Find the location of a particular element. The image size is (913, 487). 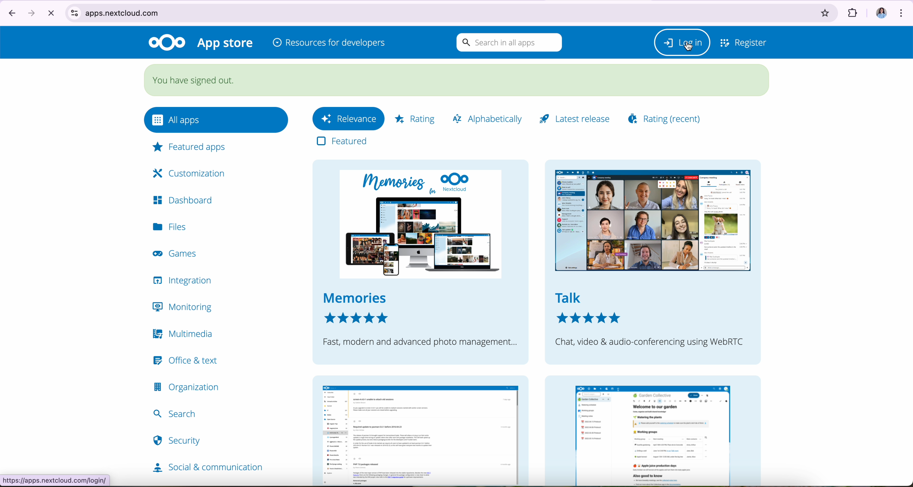

search is located at coordinates (176, 413).